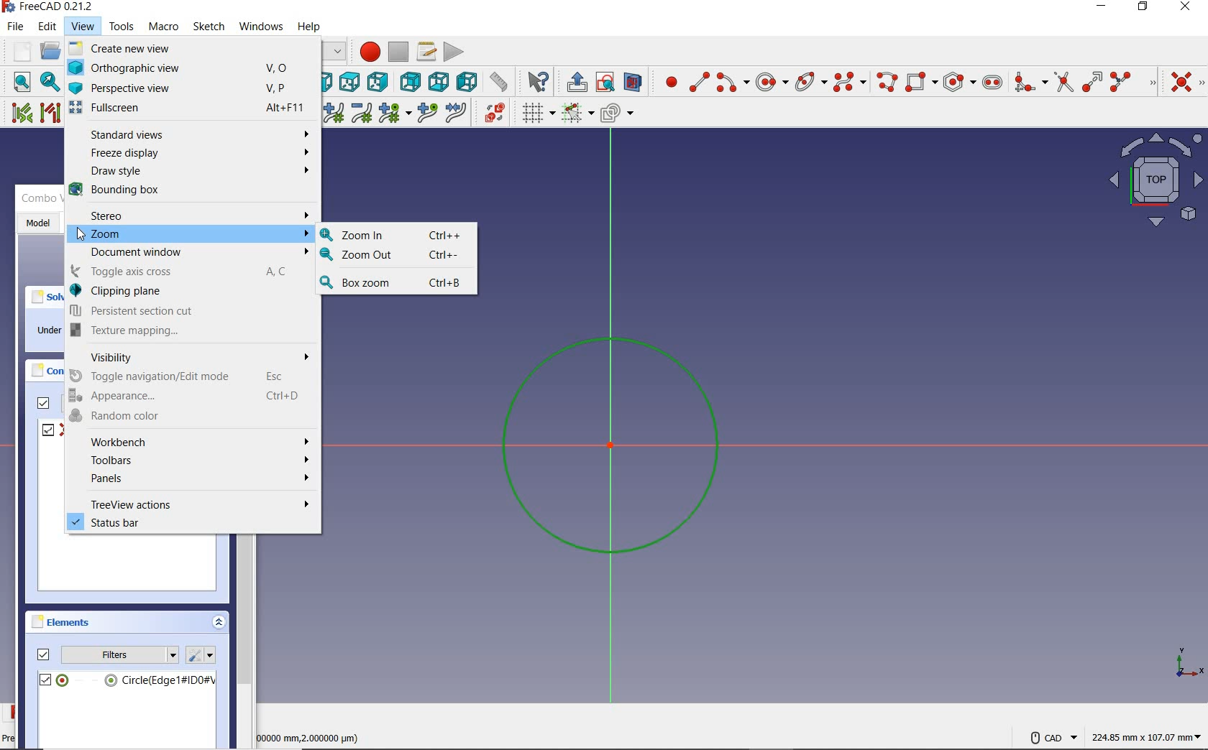  What do you see at coordinates (192, 500) in the screenshot?
I see `treeview actions` at bounding box center [192, 500].